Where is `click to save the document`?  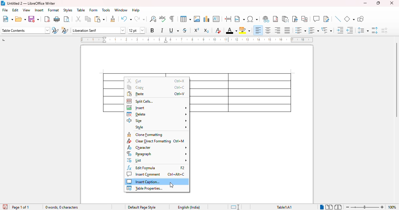 click to save the document is located at coordinates (6, 207).